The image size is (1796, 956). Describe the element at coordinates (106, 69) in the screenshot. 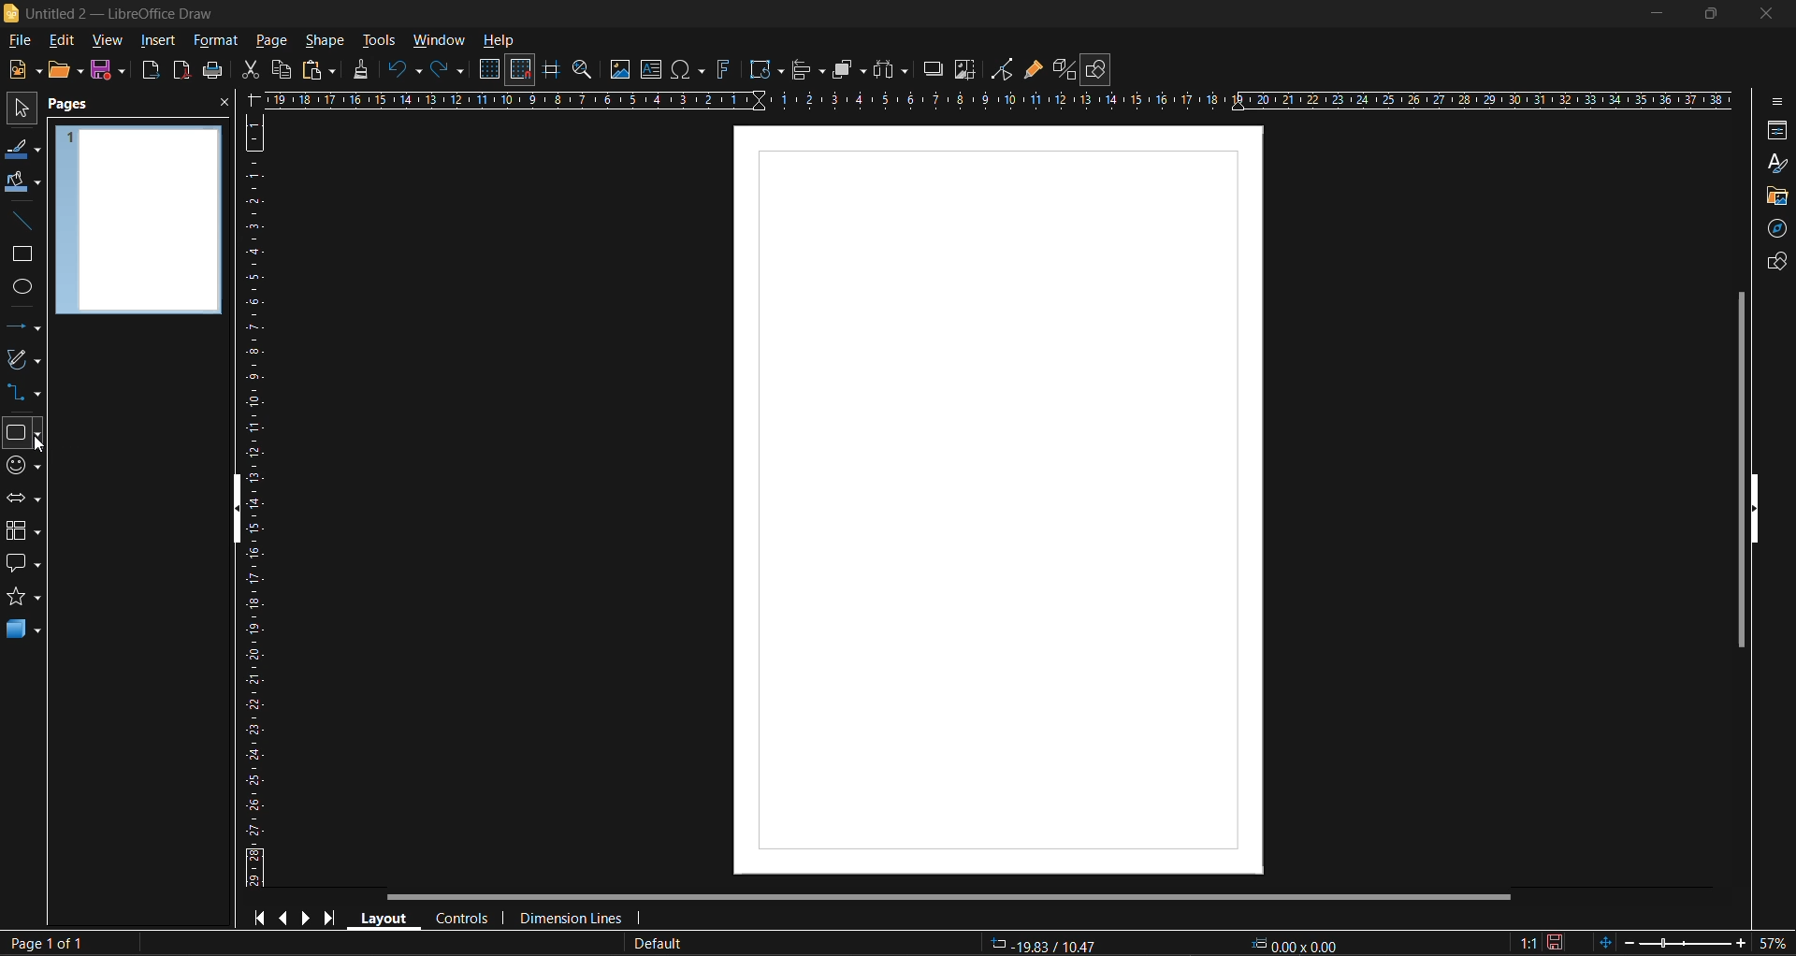

I see `save` at that location.